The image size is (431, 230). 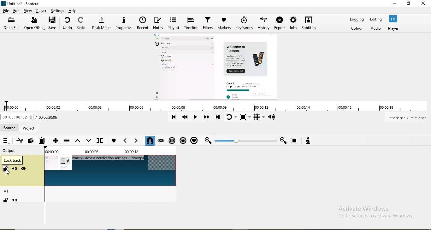 I want to click on Player, so click(x=41, y=10).